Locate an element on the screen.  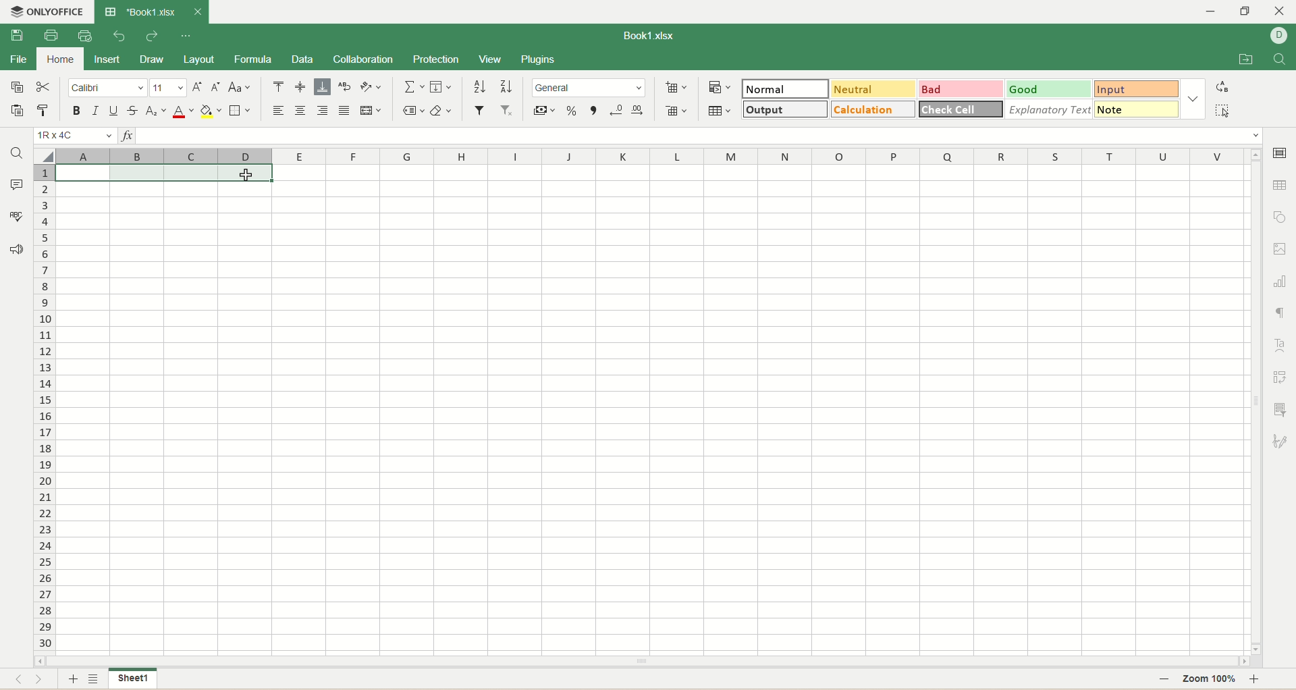
horizontal scroll bar is located at coordinates (643, 662).